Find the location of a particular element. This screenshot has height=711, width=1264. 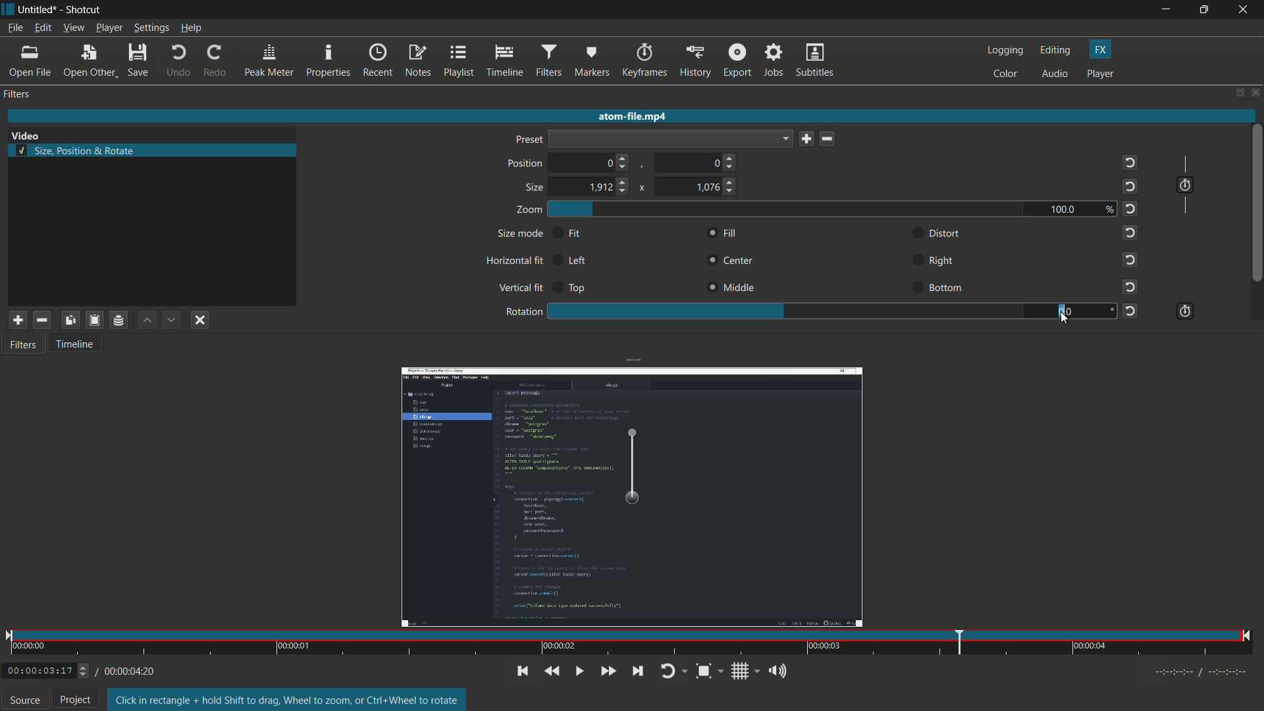

right is located at coordinates (943, 261).